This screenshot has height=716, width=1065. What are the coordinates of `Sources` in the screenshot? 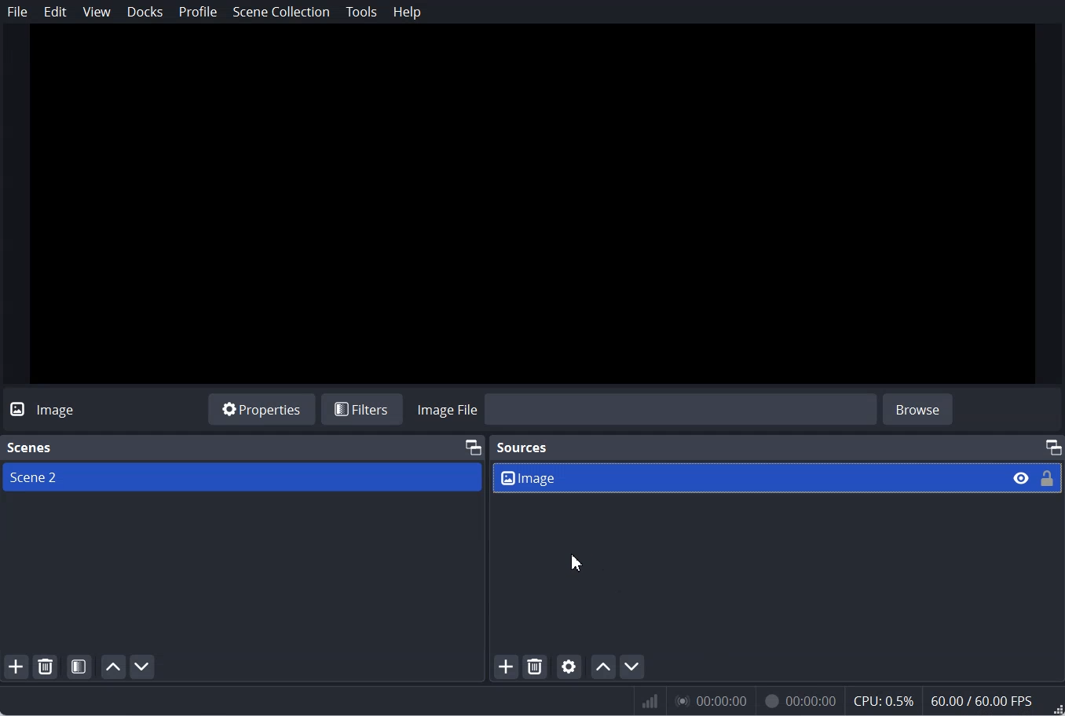 It's located at (522, 448).